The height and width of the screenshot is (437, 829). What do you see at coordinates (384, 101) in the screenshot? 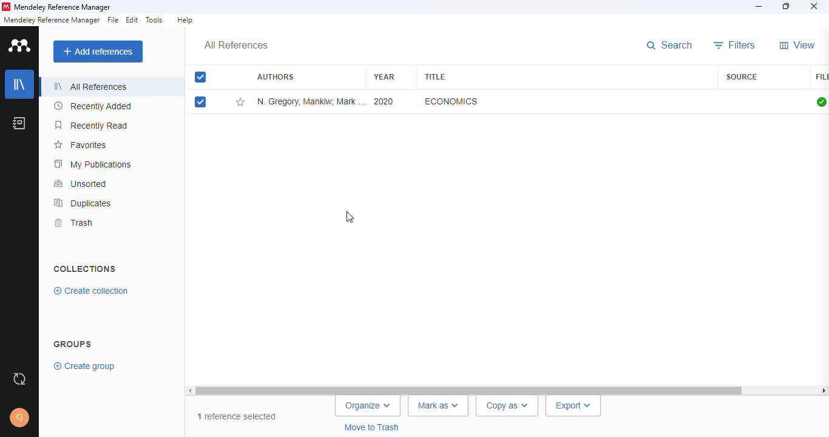
I see `2020` at bounding box center [384, 101].